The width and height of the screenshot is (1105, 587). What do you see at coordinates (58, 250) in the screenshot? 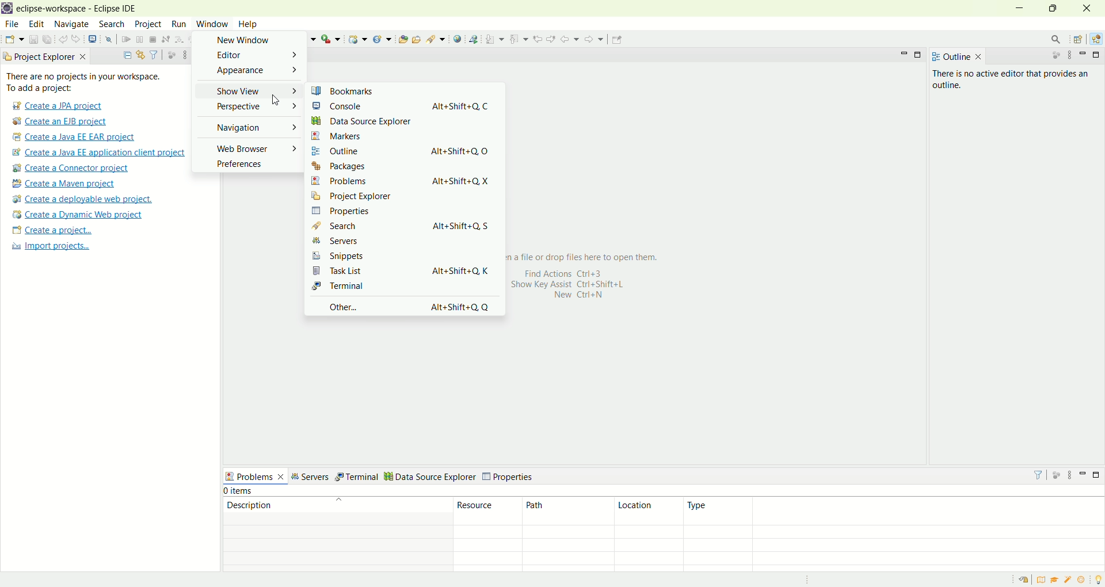
I see `import projects` at bounding box center [58, 250].